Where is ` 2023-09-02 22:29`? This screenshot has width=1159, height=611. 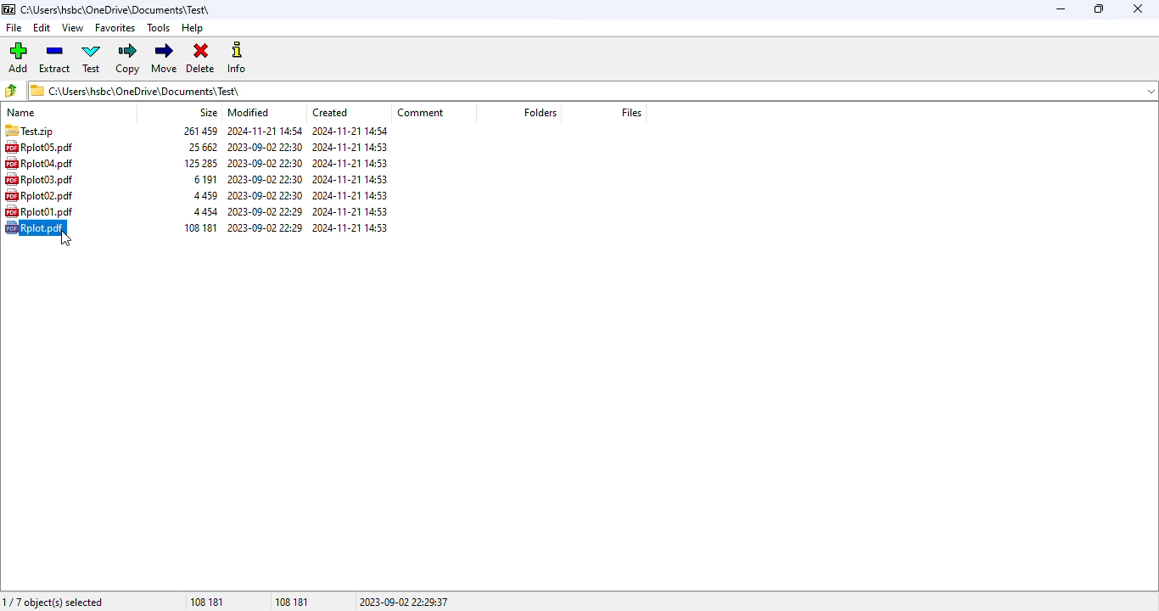  2023-09-02 22:29 is located at coordinates (263, 210).